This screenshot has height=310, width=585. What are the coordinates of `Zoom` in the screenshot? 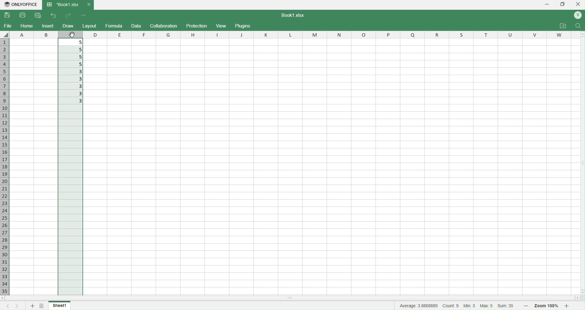 It's located at (547, 306).